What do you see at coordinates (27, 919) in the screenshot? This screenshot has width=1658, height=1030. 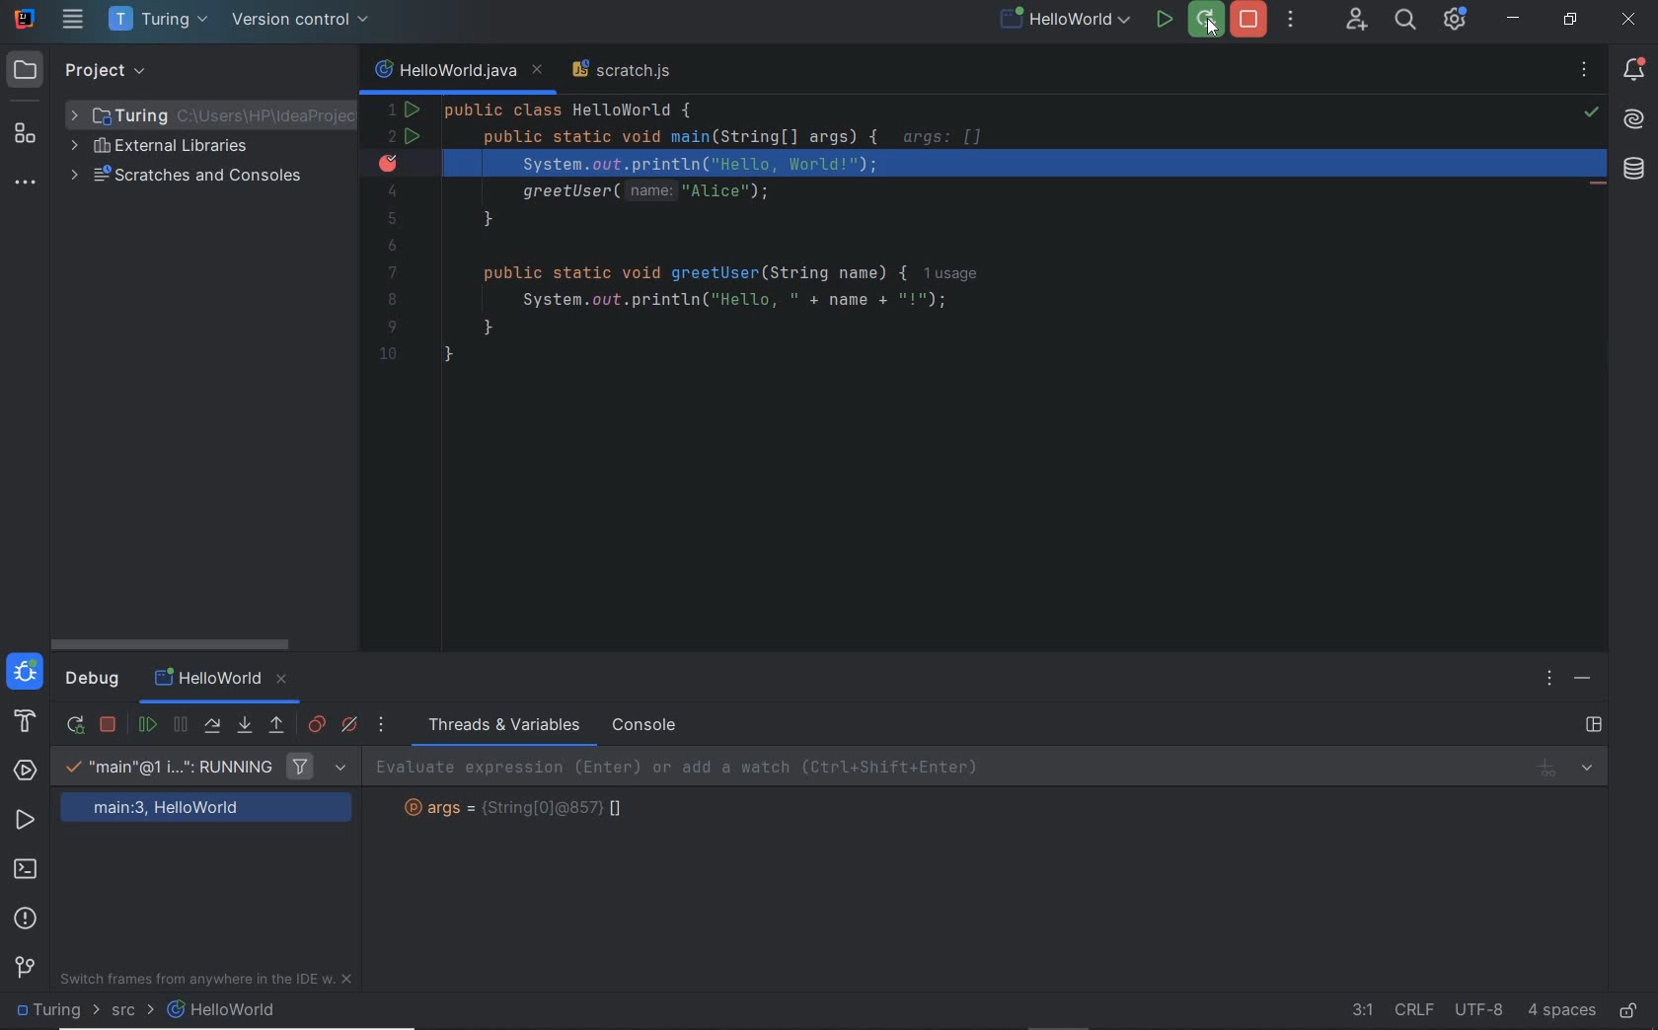 I see `problems` at bounding box center [27, 919].